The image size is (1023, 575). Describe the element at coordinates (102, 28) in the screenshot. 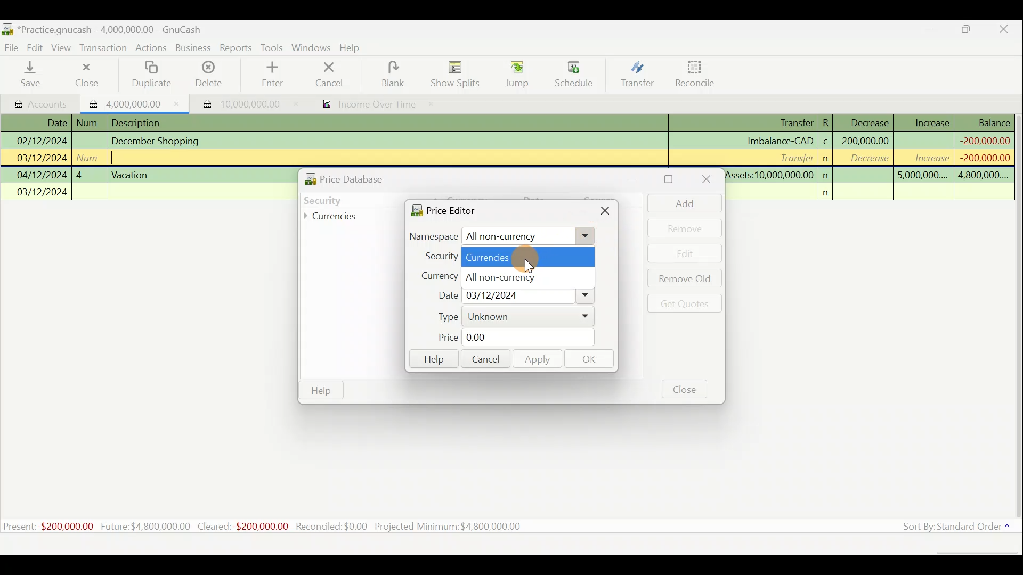

I see `Document name` at that location.